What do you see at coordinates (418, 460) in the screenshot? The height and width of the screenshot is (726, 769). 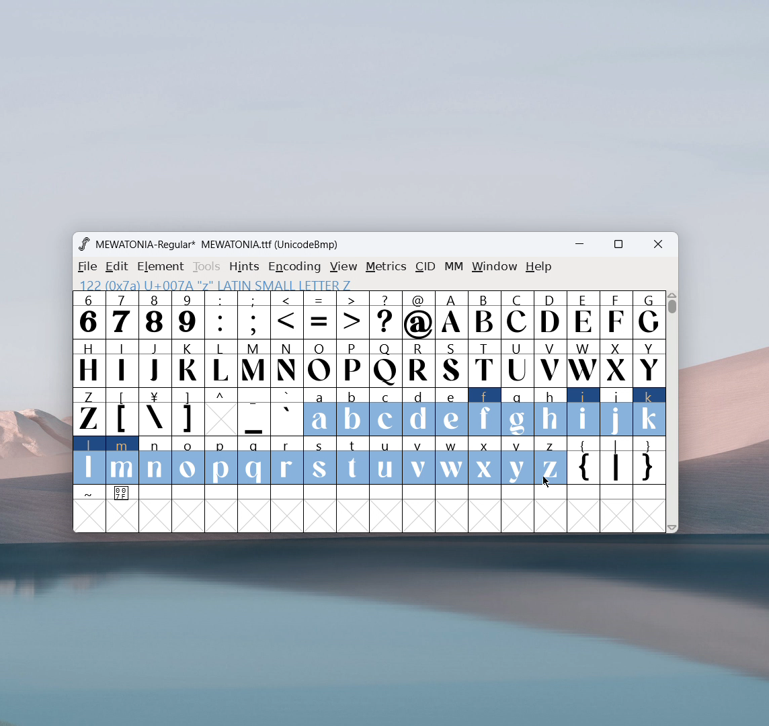 I see `v` at bounding box center [418, 460].